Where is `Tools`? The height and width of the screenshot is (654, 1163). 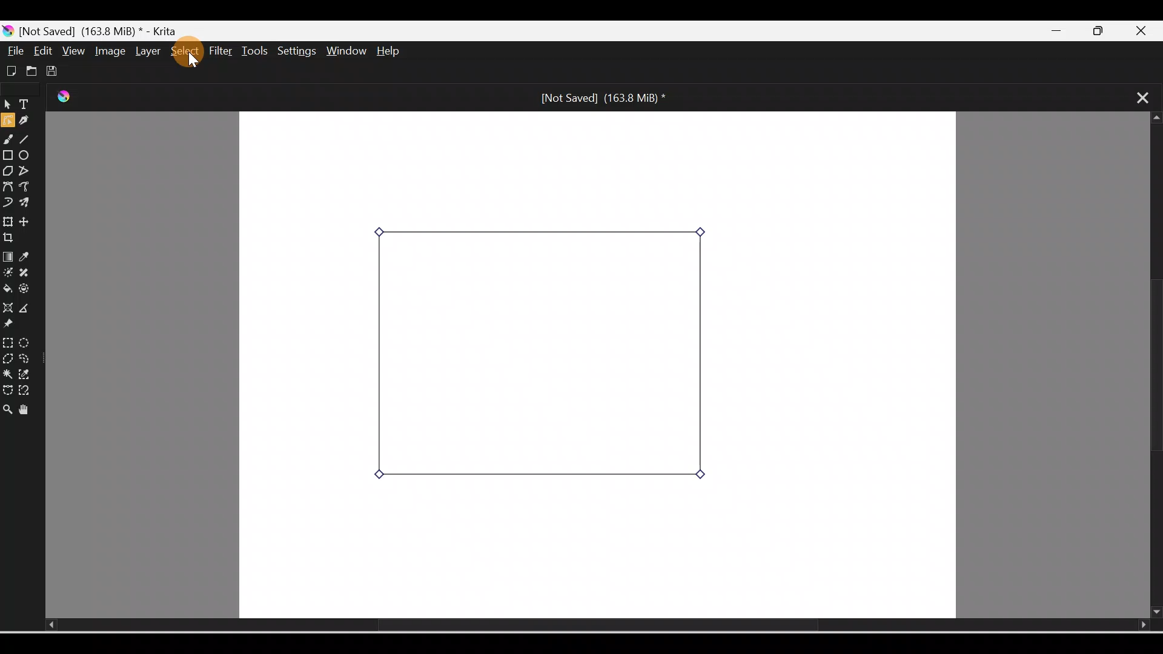
Tools is located at coordinates (257, 51).